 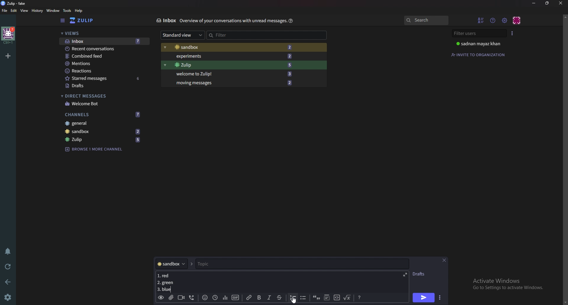 I want to click on Resize, so click(x=547, y=3).